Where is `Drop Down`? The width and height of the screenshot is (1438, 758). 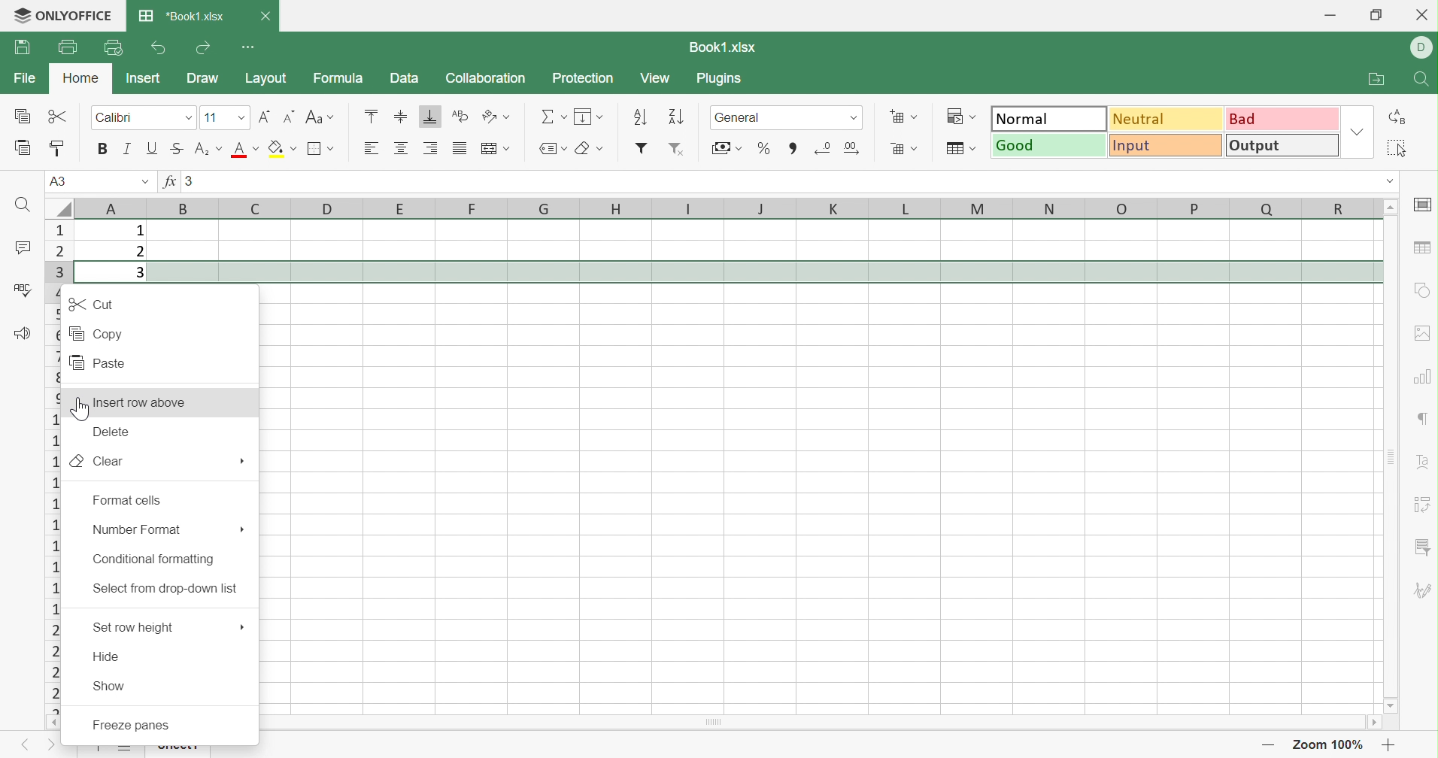 Drop Down is located at coordinates (294, 148).